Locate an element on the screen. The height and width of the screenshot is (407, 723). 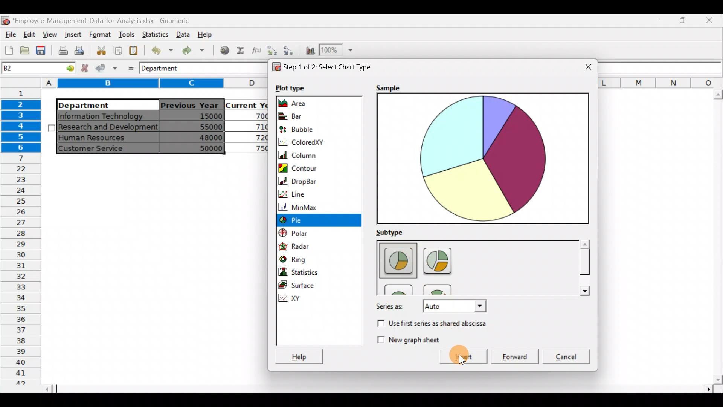
48000 is located at coordinates (198, 138).